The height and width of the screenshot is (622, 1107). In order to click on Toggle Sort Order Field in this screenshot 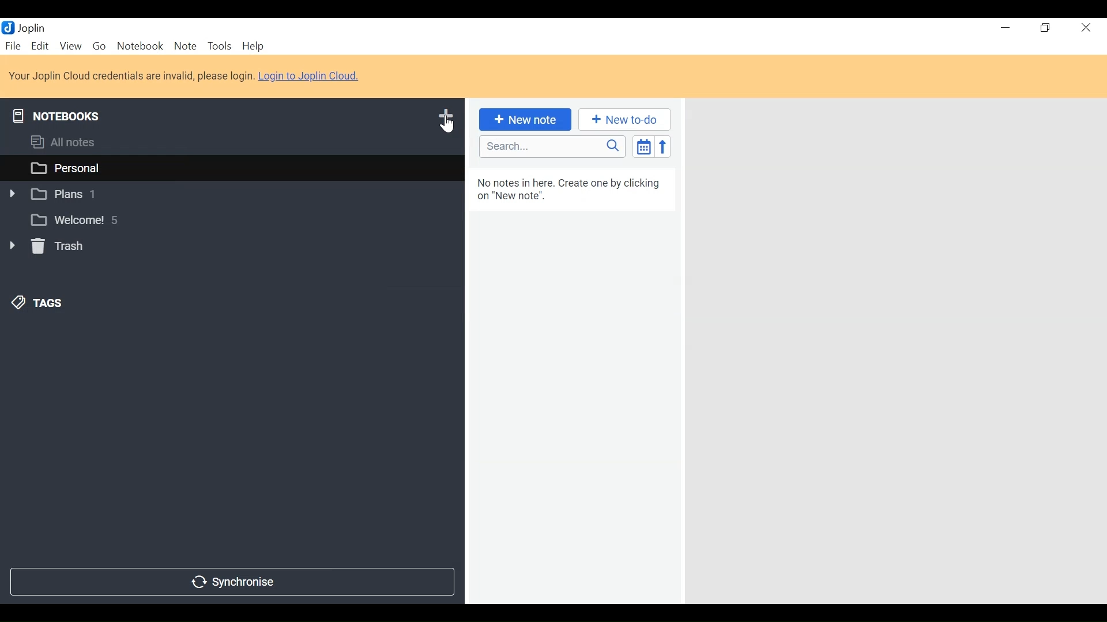, I will do `click(643, 147)`.